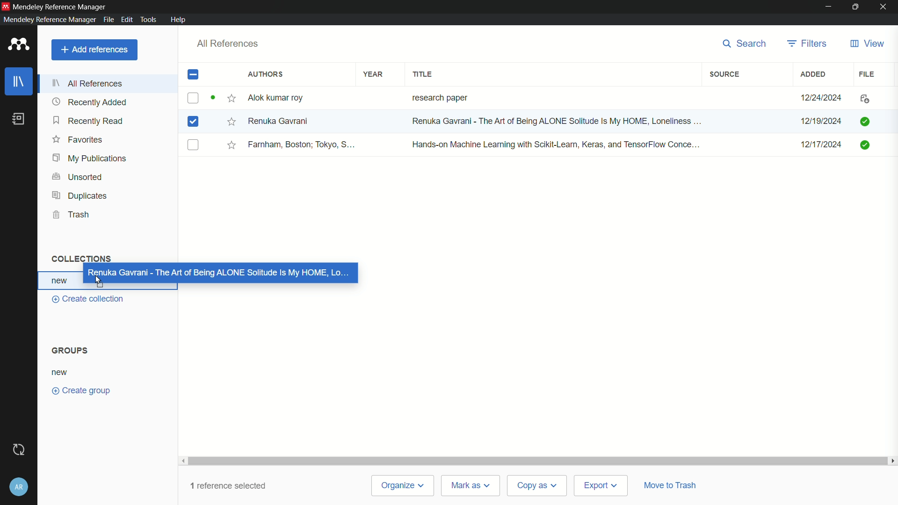 The width and height of the screenshot is (898, 505). What do you see at coordinates (304, 145) in the screenshot?
I see `Farnham, Boston; Tokyo, S...` at bounding box center [304, 145].